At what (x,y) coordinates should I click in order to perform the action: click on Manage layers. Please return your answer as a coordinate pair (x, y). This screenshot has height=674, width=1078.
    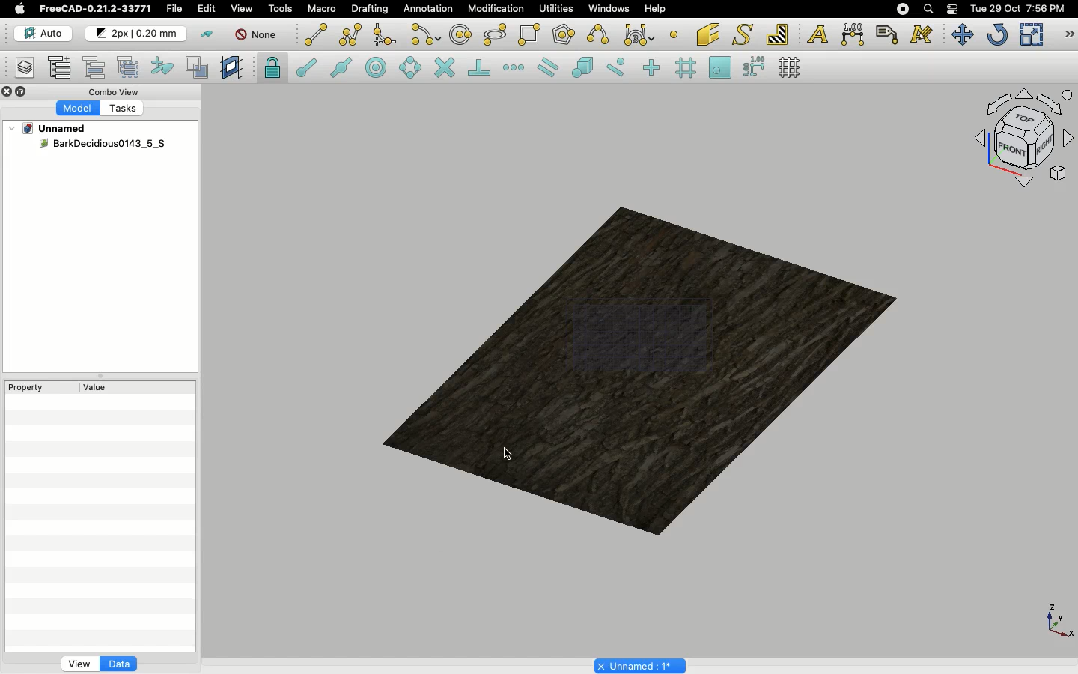
    Looking at the image, I should click on (19, 69).